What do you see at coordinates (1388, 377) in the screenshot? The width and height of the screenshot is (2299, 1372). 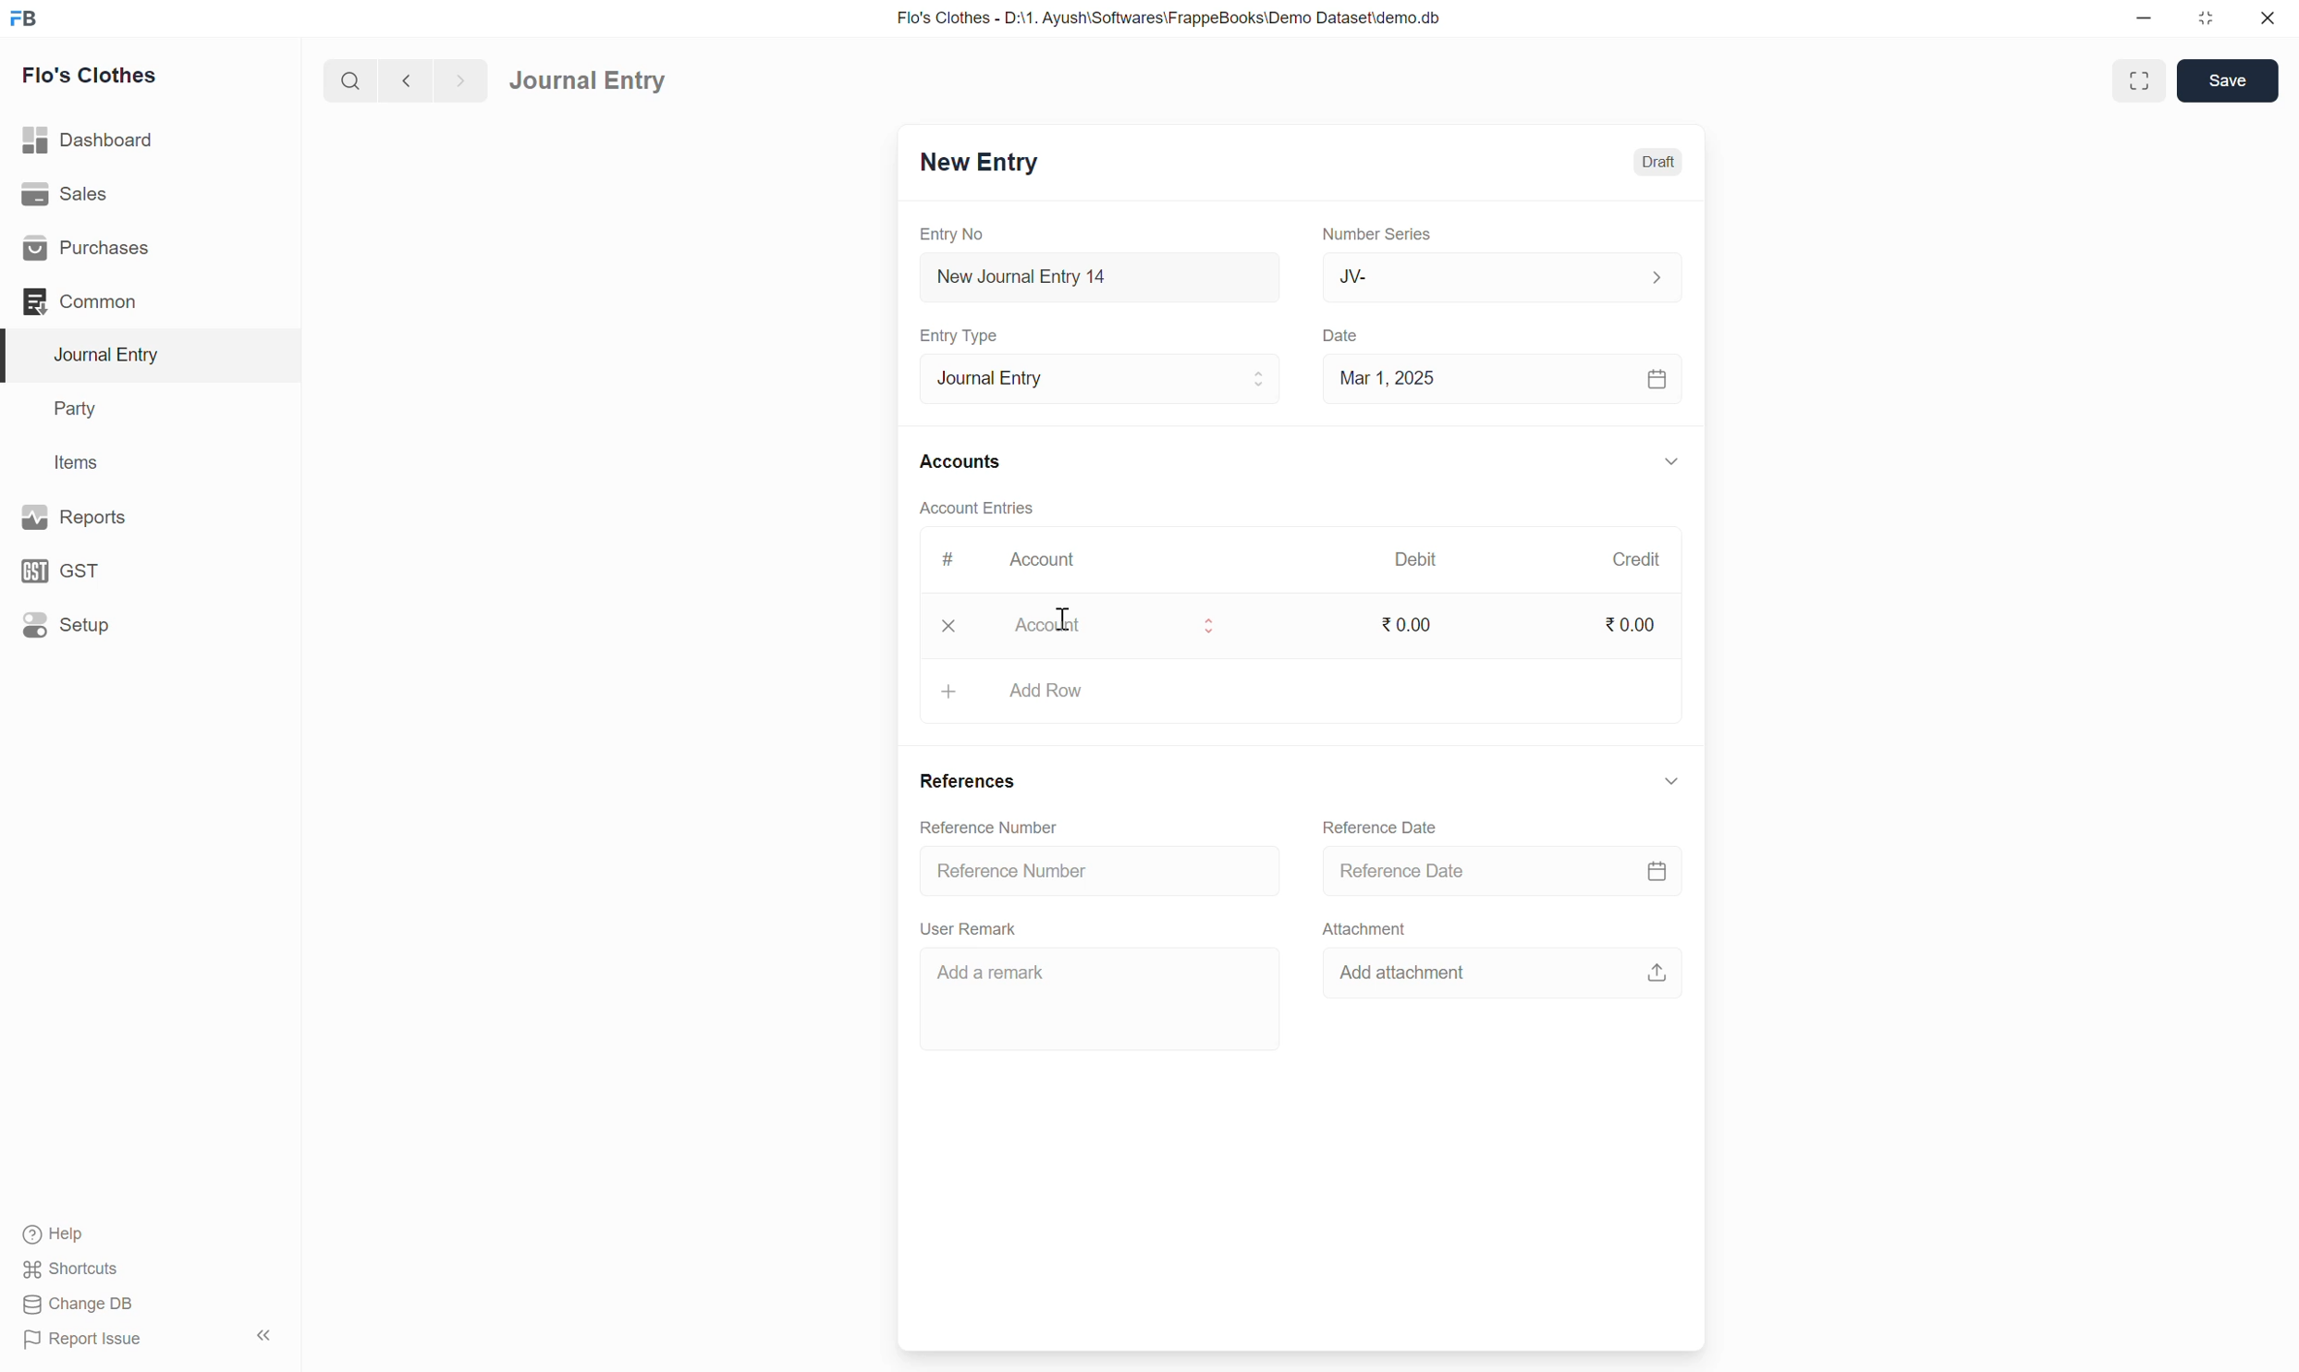 I see `Mar 1, 2025` at bounding box center [1388, 377].